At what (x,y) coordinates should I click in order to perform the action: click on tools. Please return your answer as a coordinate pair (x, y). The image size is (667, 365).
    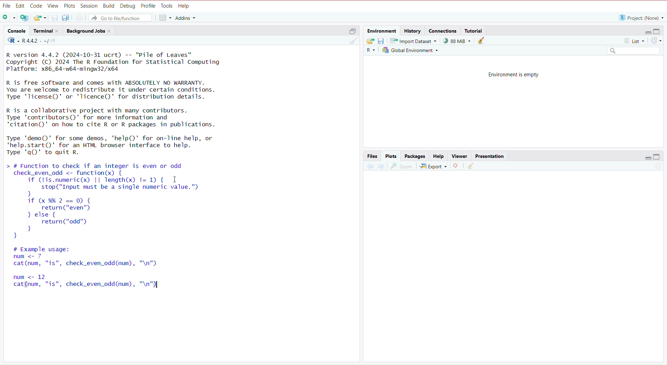
    Looking at the image, I should click on (167, 6).